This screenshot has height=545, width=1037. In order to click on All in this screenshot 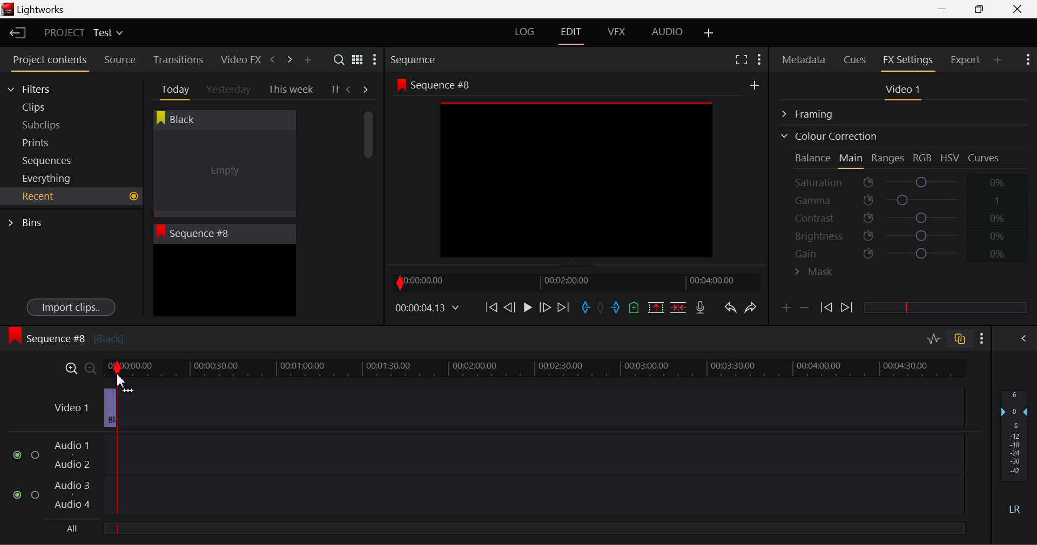, I will do `click(73, 529)`.